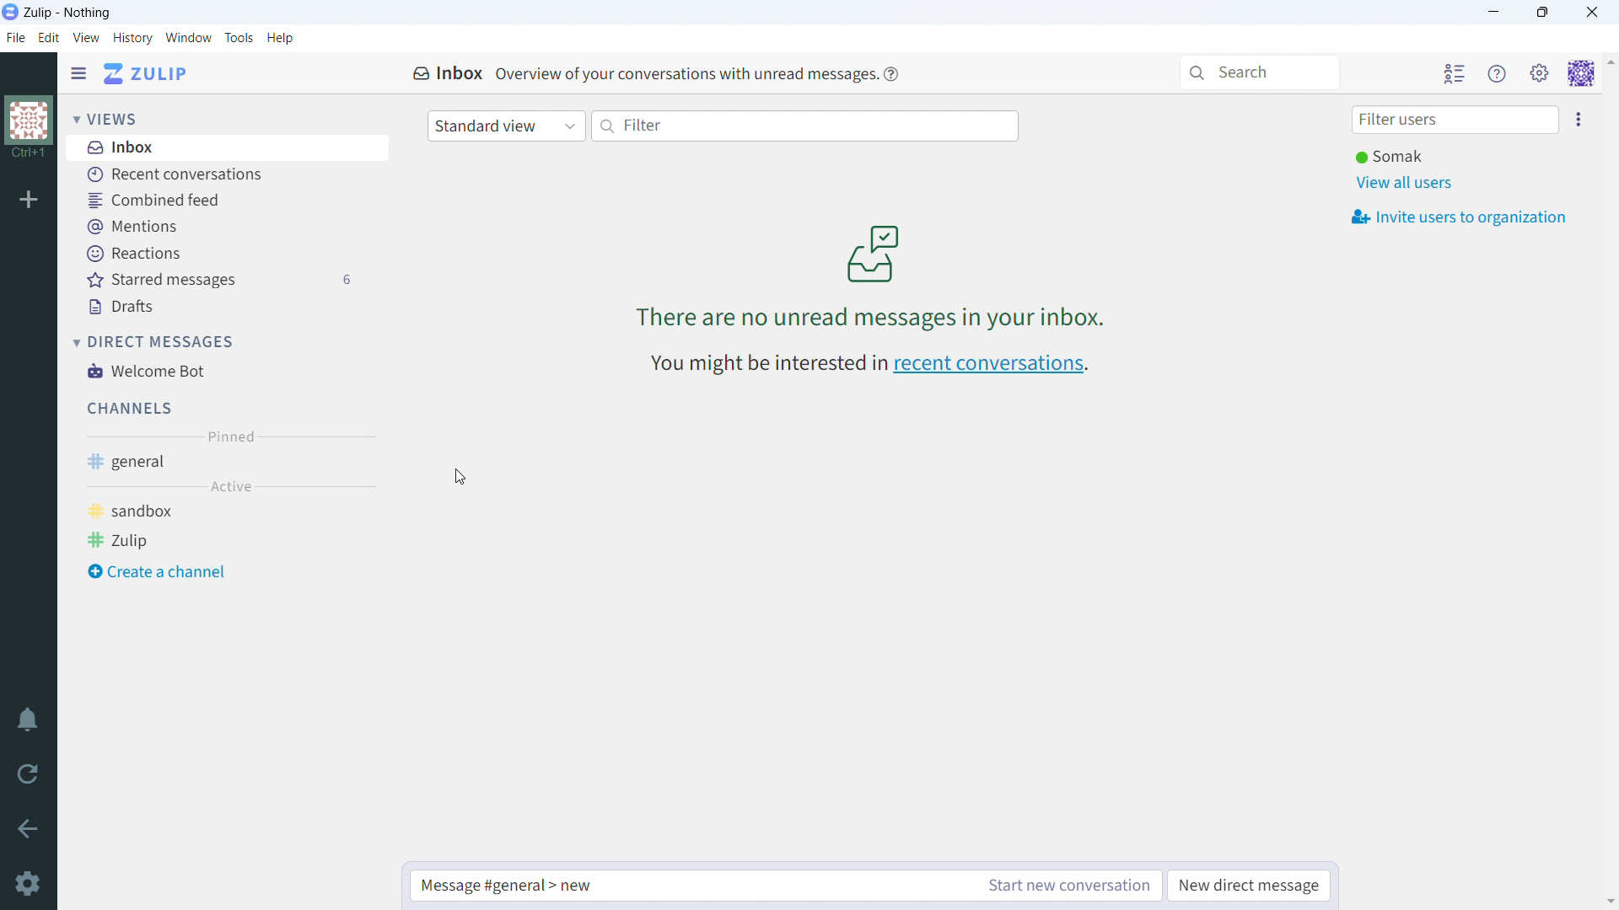 The image size is (1619, 910). What do you see at coordinates (212, 462) in the screenshot?
I see `general` at bounding box center [212, 462].